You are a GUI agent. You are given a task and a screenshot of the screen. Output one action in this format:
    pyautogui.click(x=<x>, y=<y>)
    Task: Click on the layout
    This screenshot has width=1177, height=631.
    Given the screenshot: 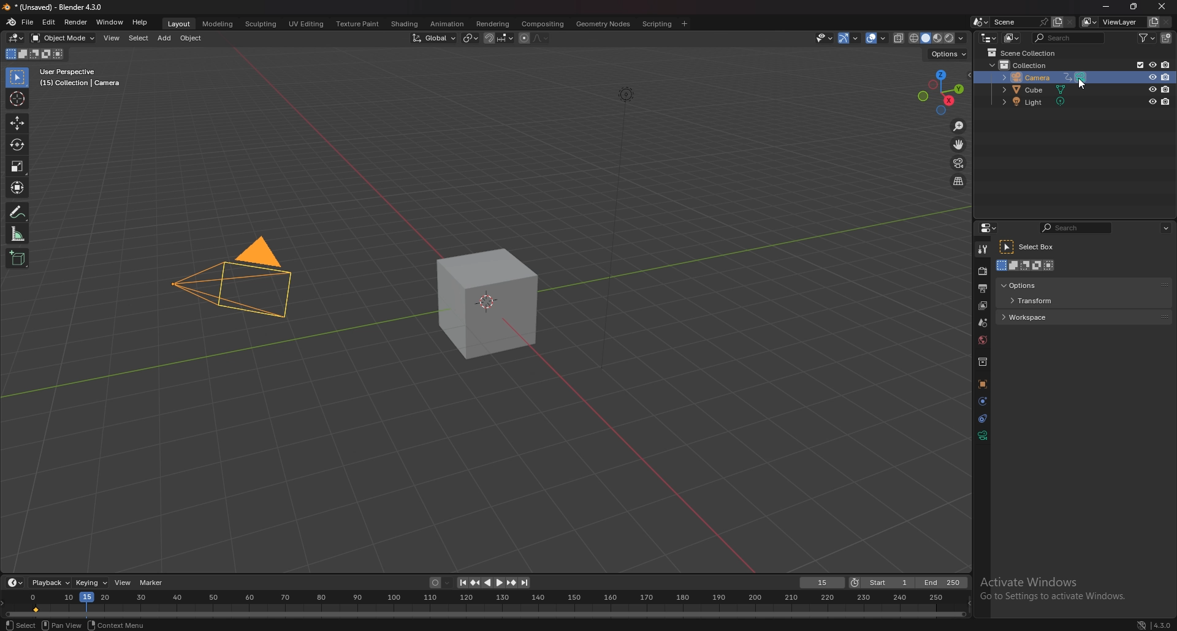 What is the action you would take?
    pyautogui.click(x=180, y=25)
    